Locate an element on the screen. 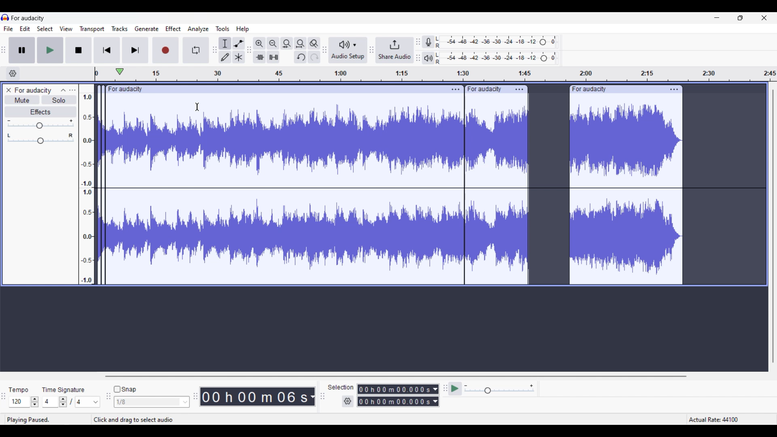 The width and height of the screenshot is (777, 437). draw tool is located at coordinates (225, 57).